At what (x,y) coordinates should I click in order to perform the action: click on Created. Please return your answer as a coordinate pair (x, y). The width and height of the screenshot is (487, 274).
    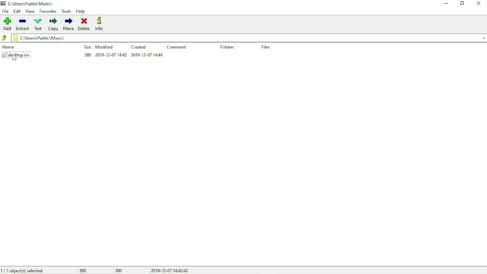
    Looking at the image, I should click on (139, 47).